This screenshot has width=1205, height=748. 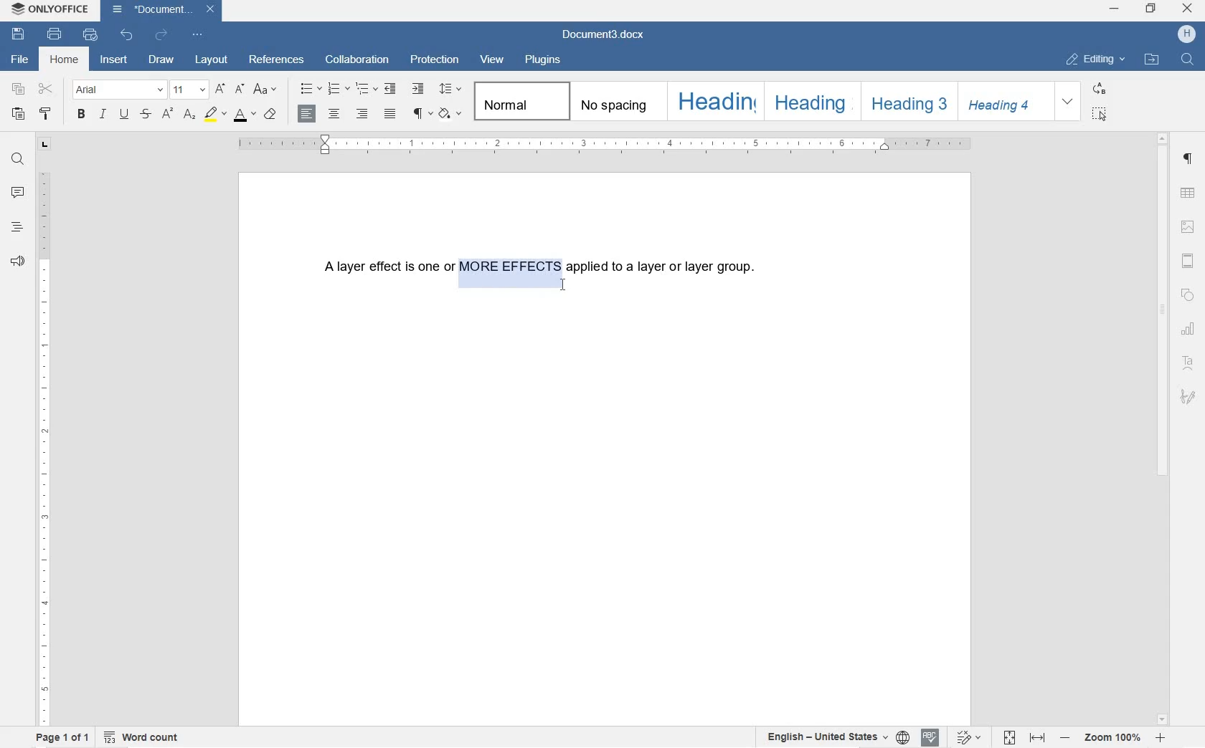 I want to click on BOLD, so click(x=82, y=115).